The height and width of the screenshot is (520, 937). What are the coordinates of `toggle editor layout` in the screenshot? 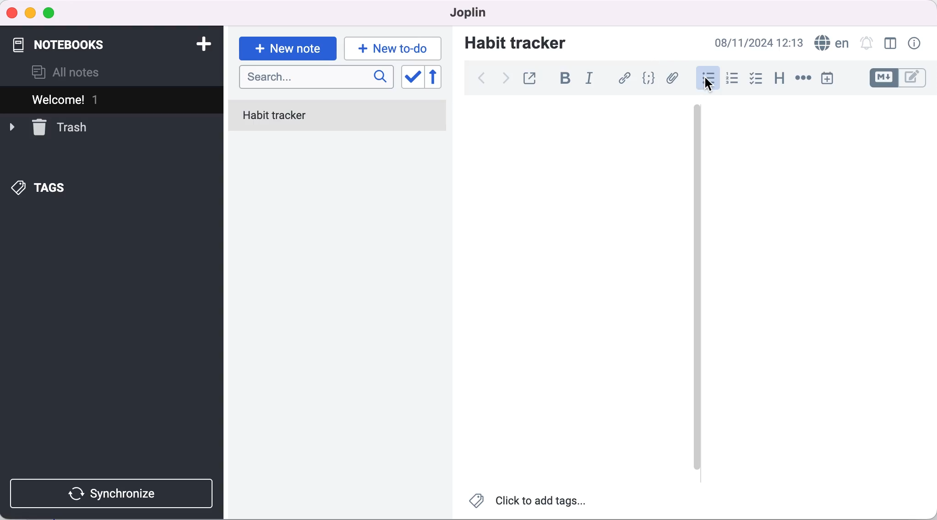 It's located at (891, 43).